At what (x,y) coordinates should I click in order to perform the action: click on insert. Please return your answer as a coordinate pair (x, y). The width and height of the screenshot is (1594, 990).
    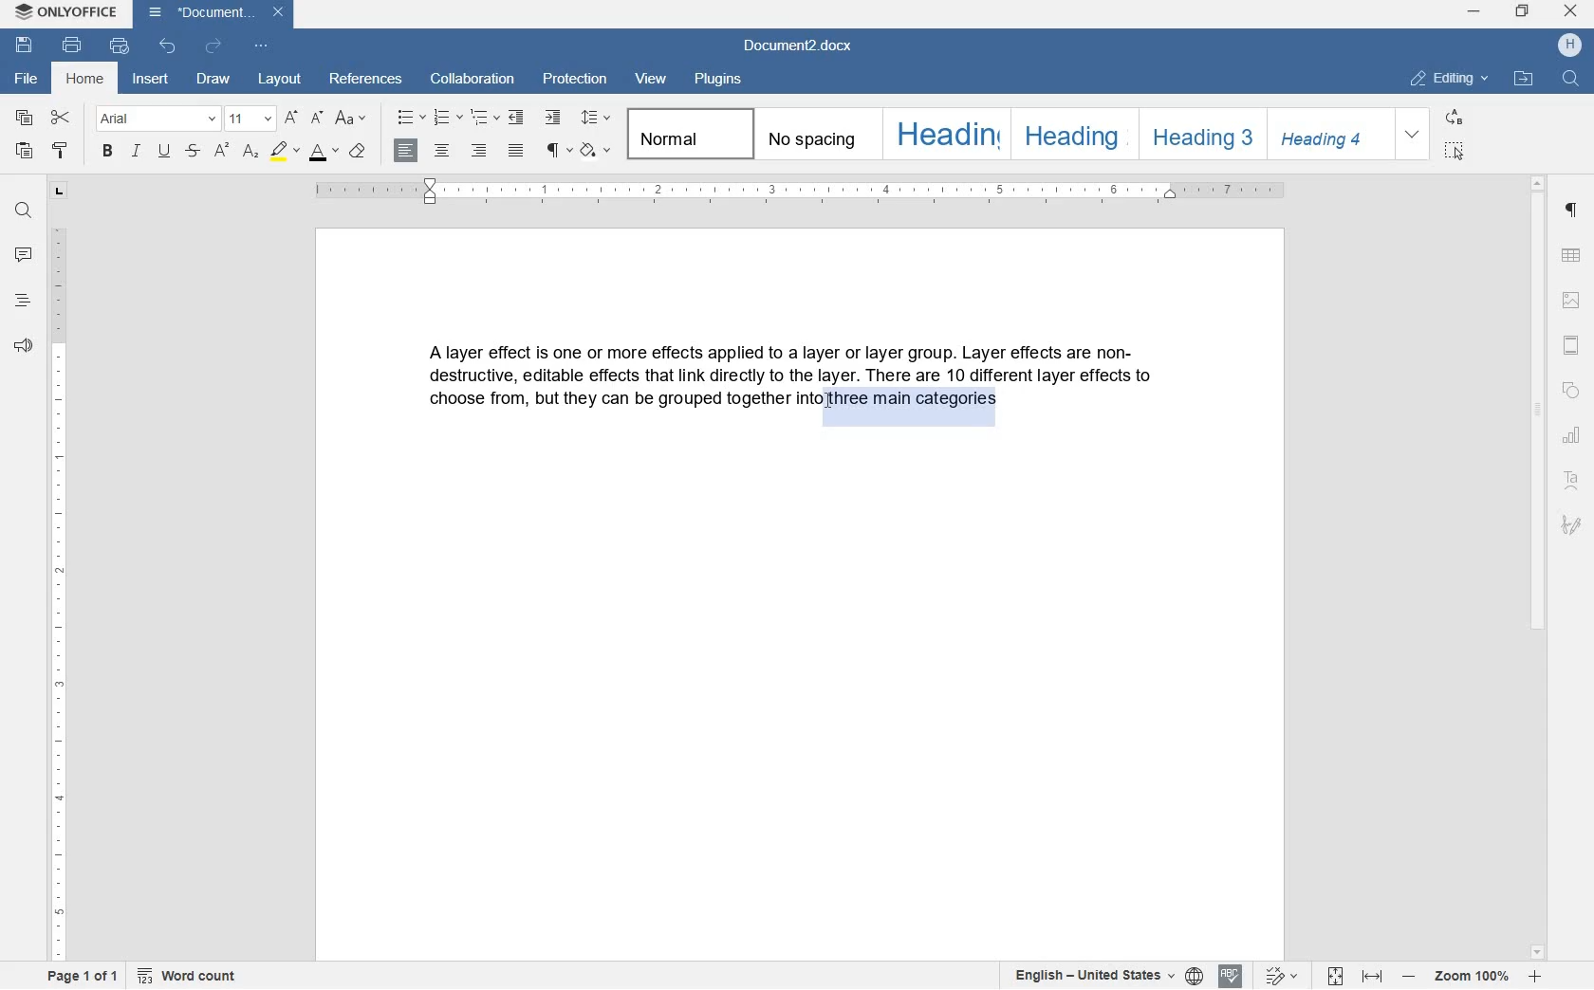
    Looking at the image, I should click on (154, 82).